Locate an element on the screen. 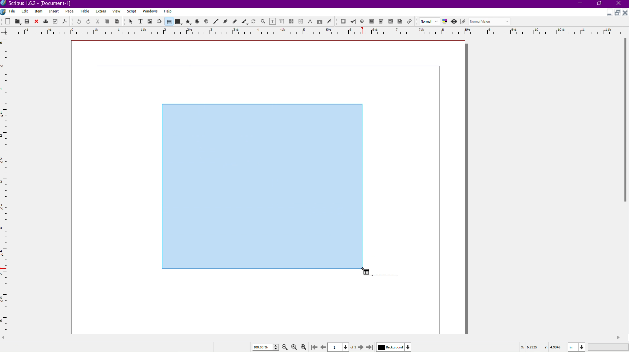  Close is located at coordinates (37, 21).